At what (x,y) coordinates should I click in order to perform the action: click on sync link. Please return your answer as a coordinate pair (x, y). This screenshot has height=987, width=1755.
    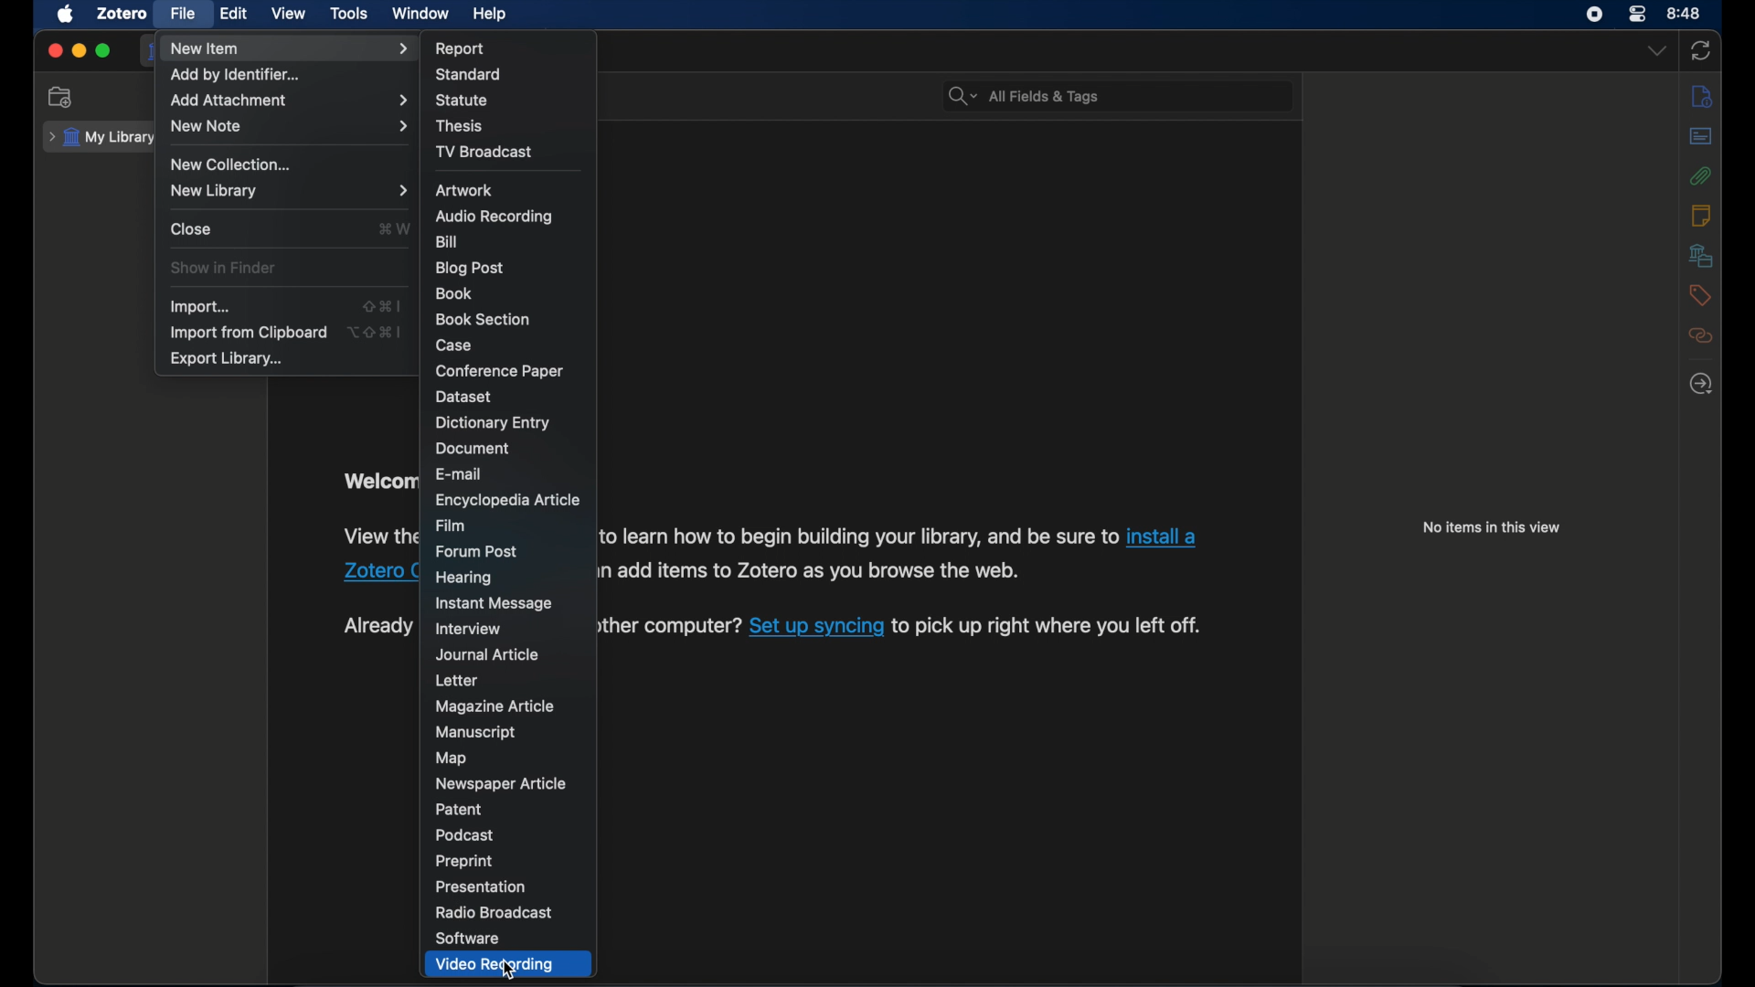
    Looking at the image, I should click on (816, 628).